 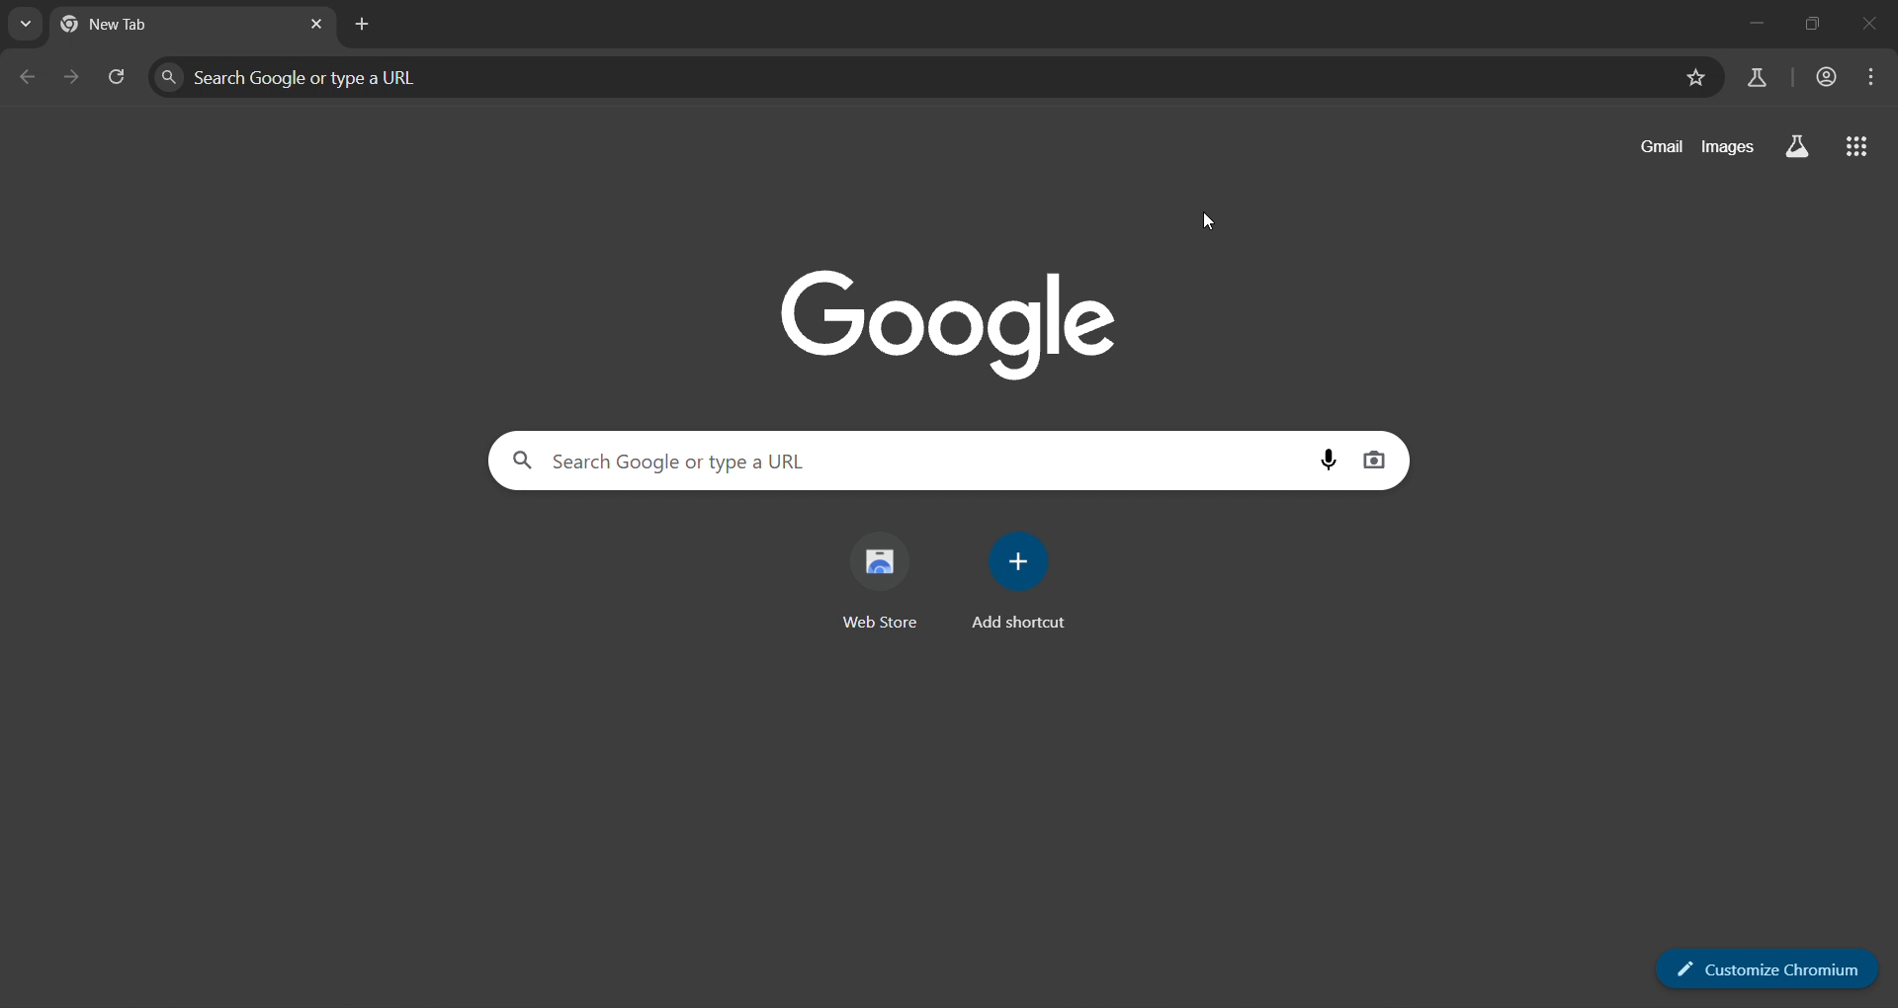 I want to click on web store, so click(x=890, y=578).